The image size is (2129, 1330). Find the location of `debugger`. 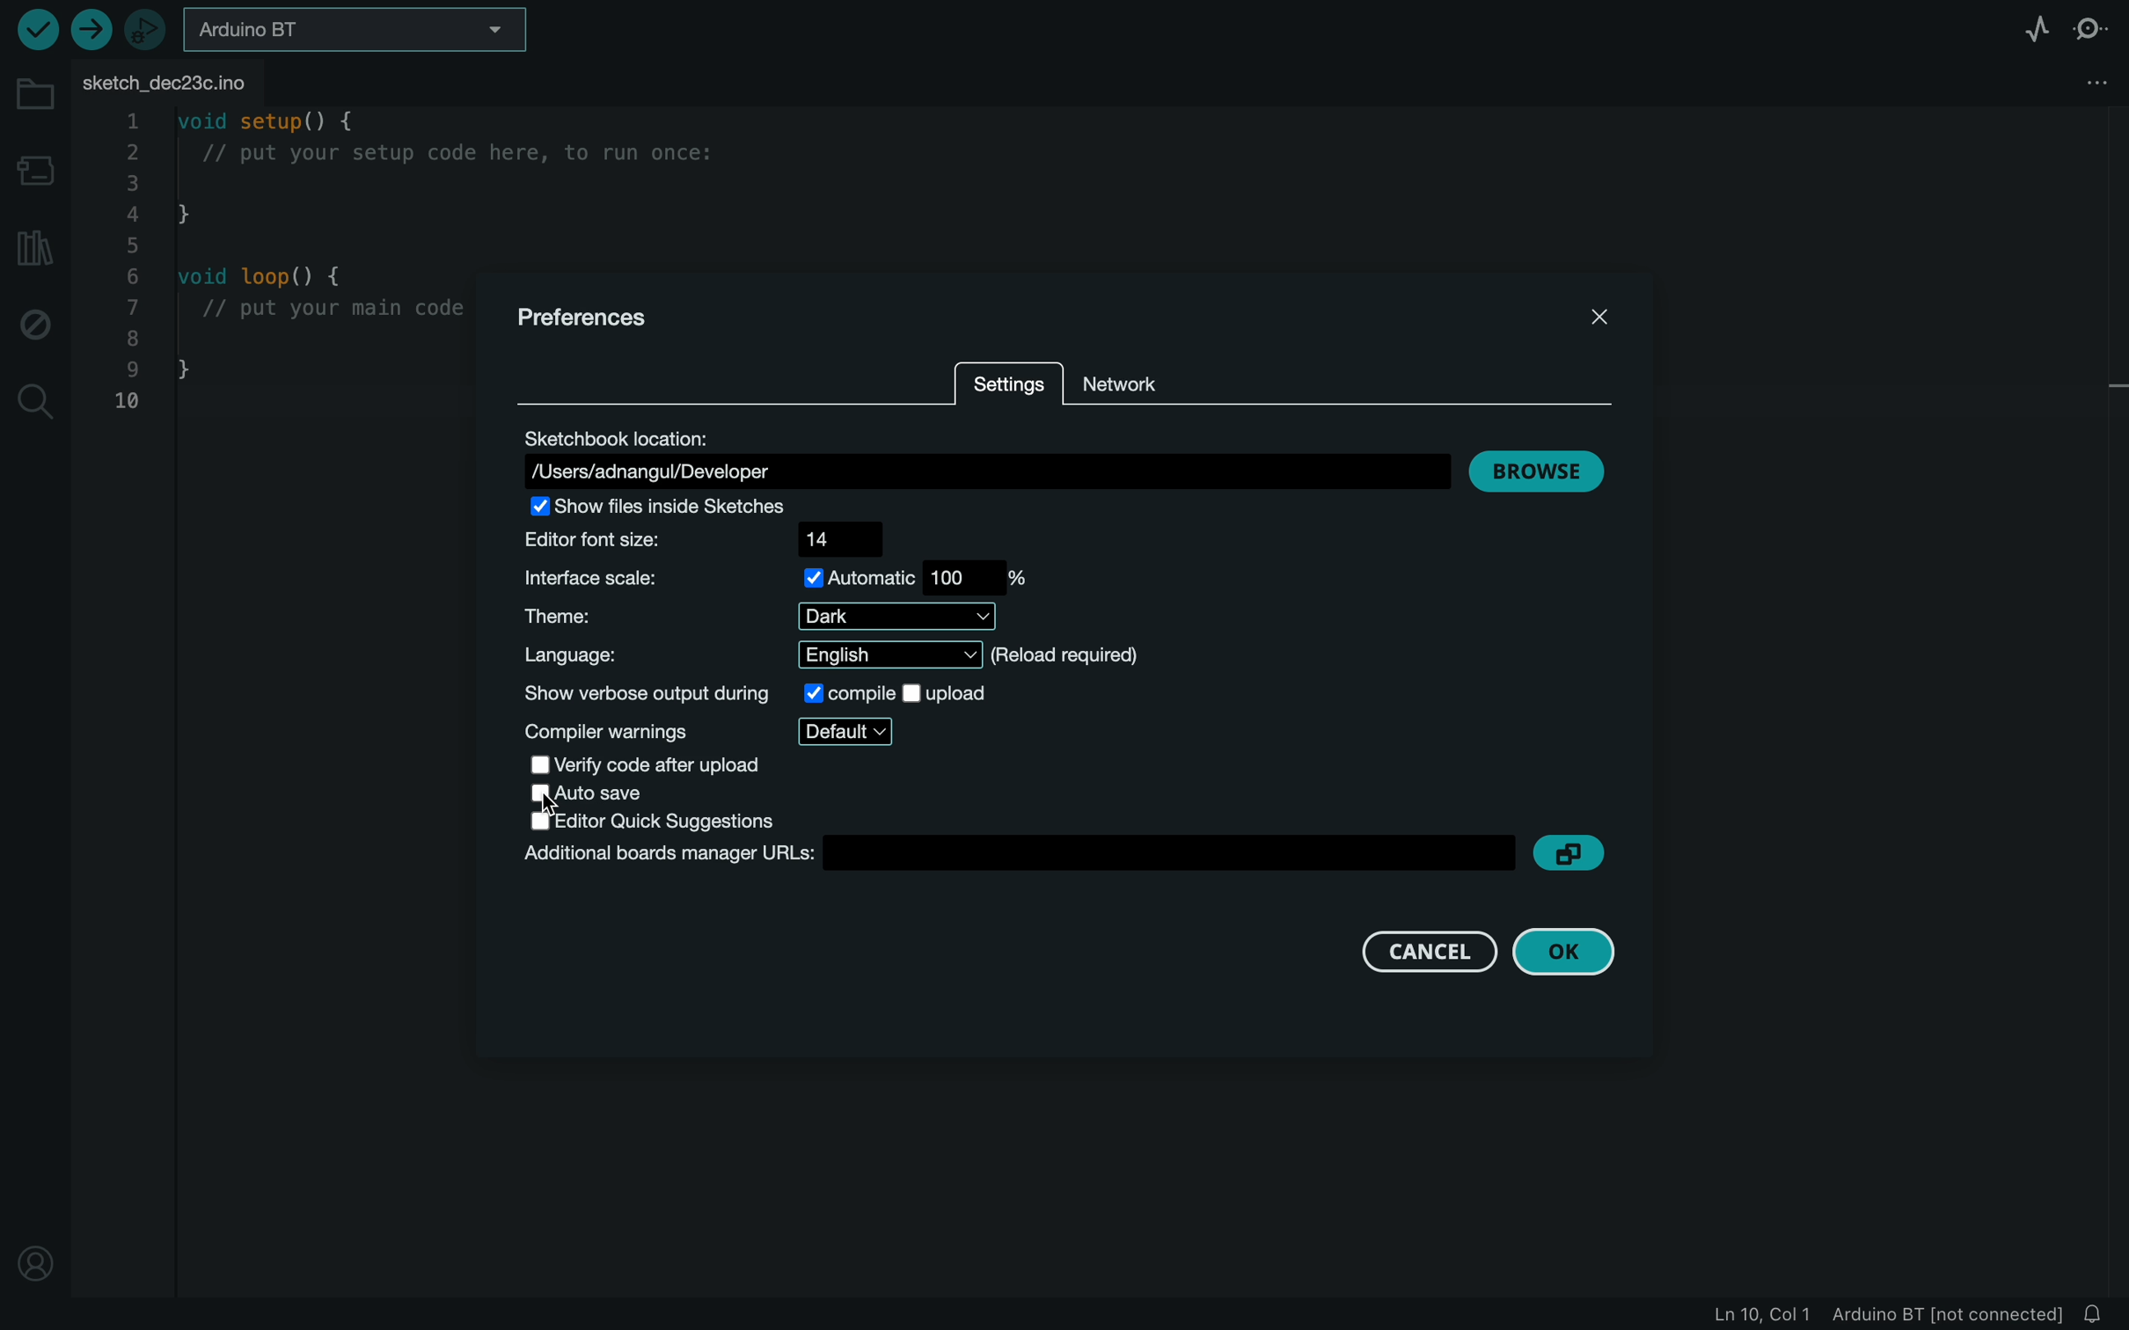

debugger is located at coordinates (148, 31).